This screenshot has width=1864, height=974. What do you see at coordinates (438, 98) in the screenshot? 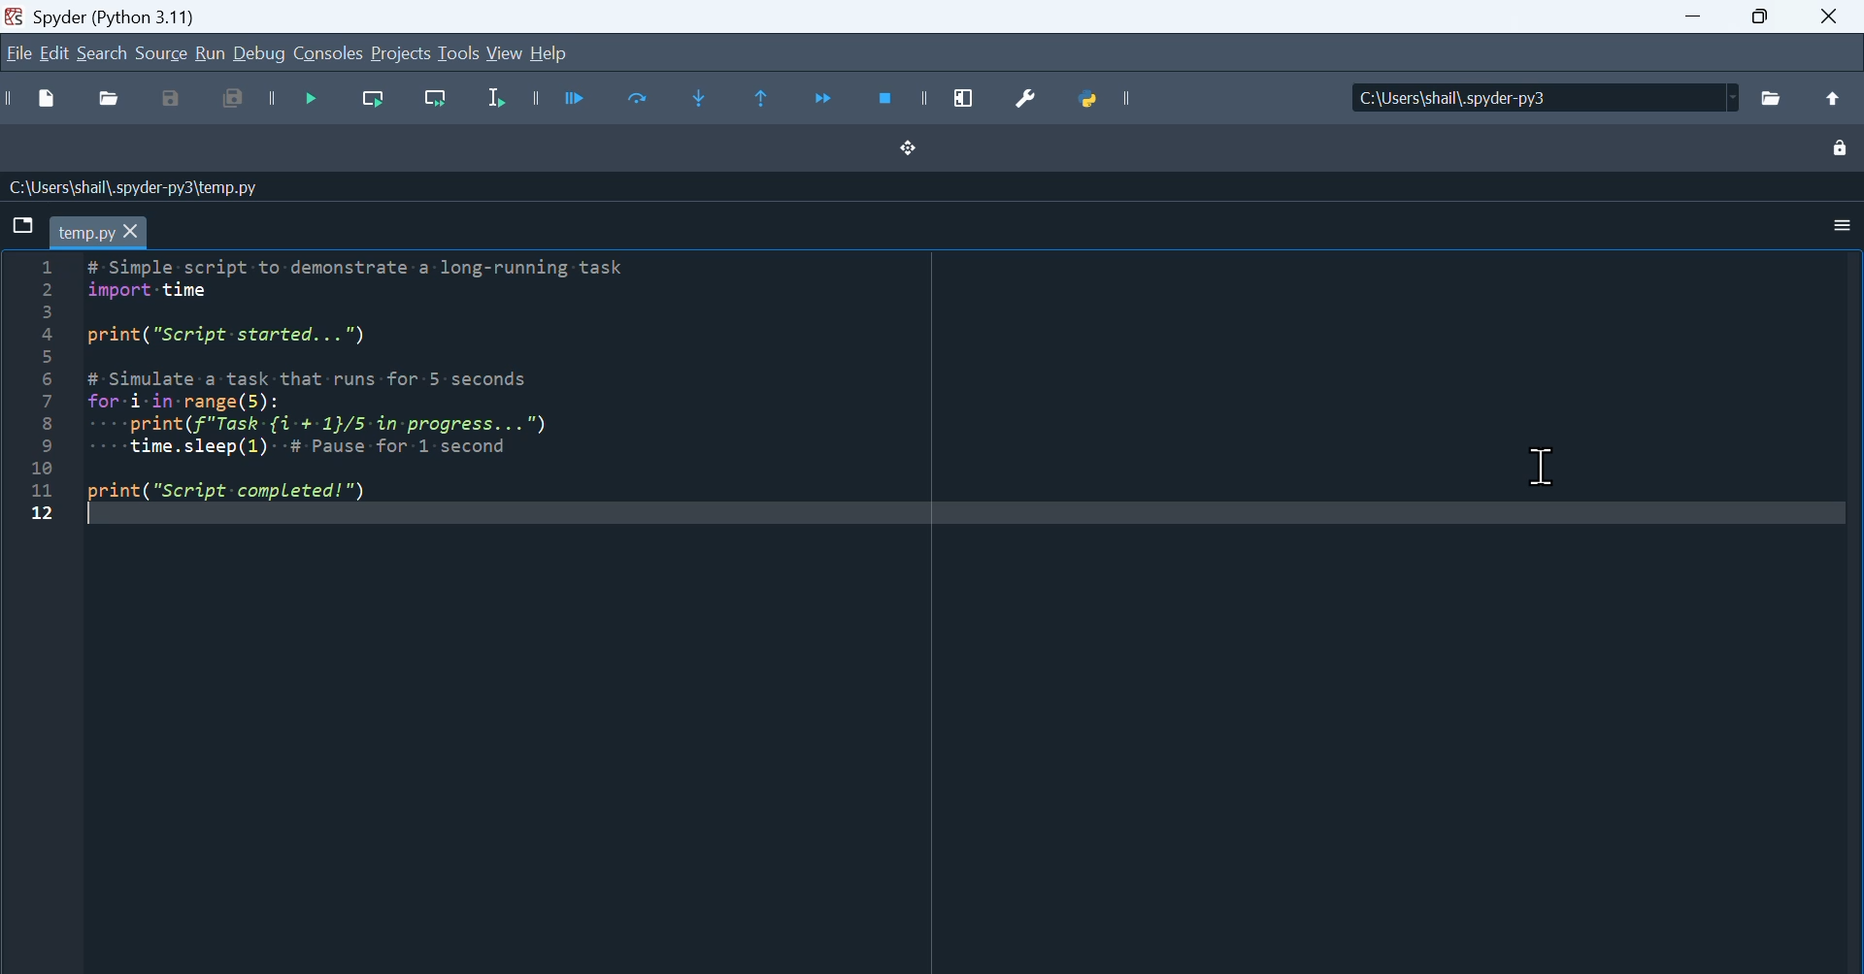
I see `Run current line and go to the next one` at bounding box center [438, 98].